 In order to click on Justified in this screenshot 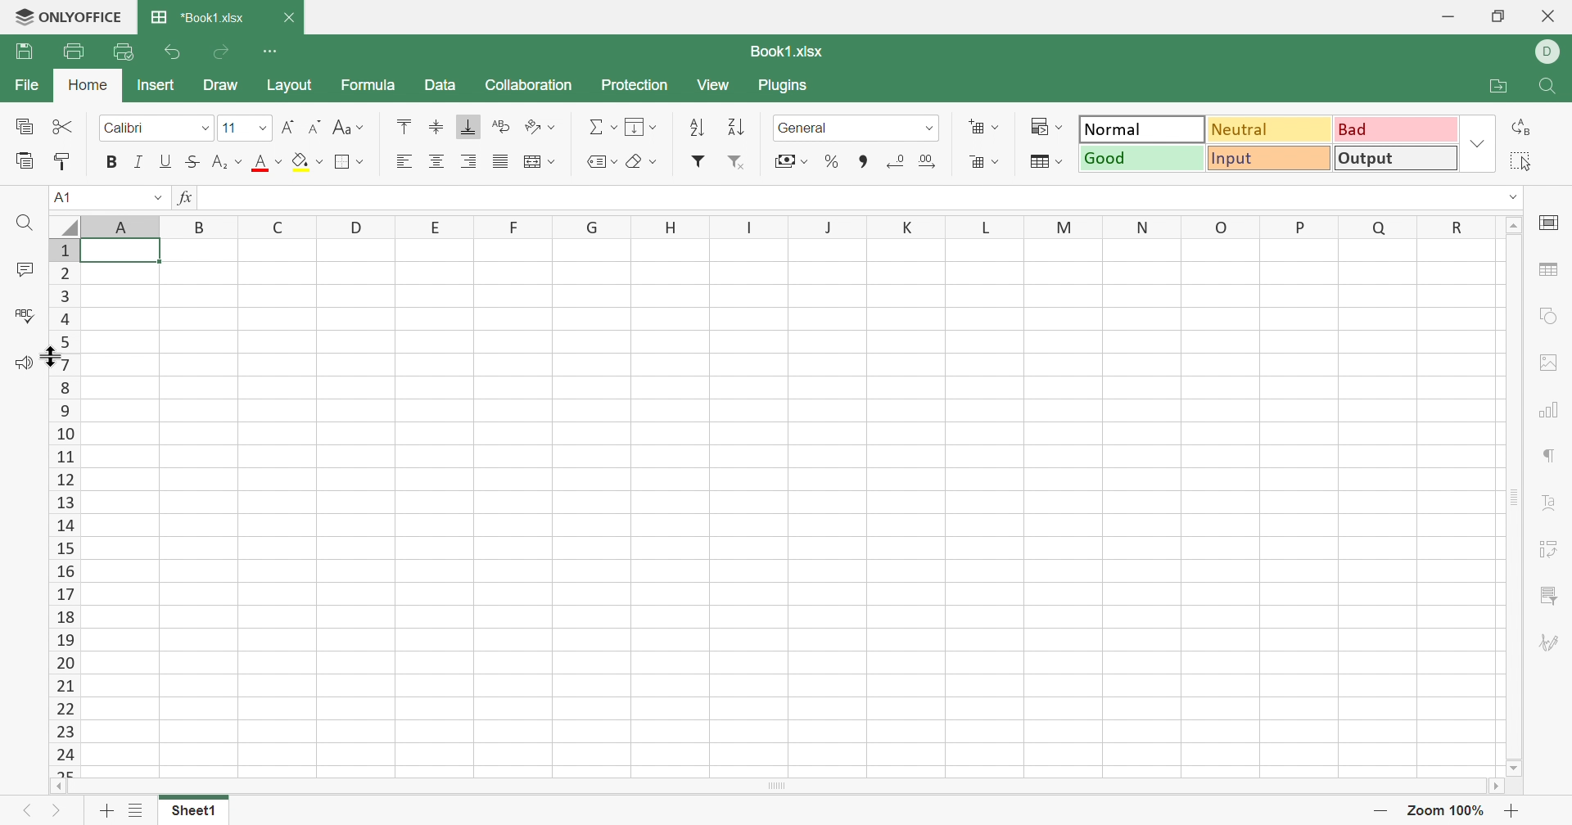, I will do `click(500, 161)`.